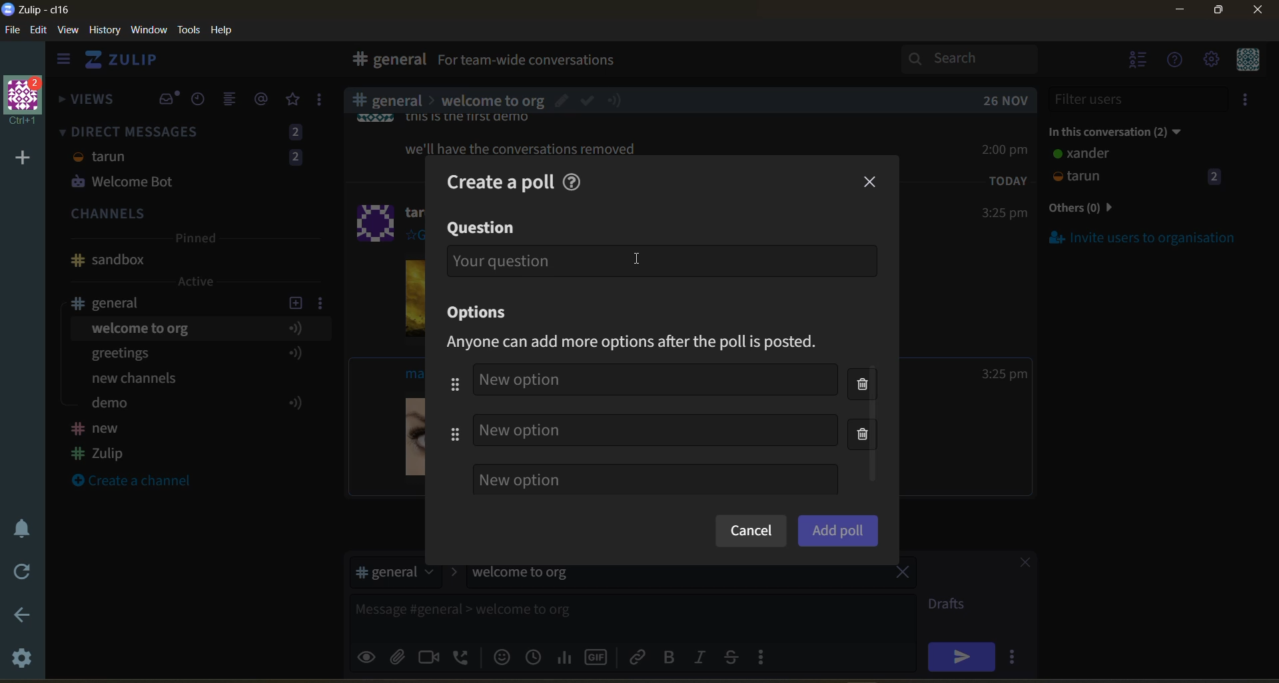  What do you see at coordinates (589, 62) in the screenshot?
I see `Overview of your conversations with unread messages` at bounding box center [589, 62].